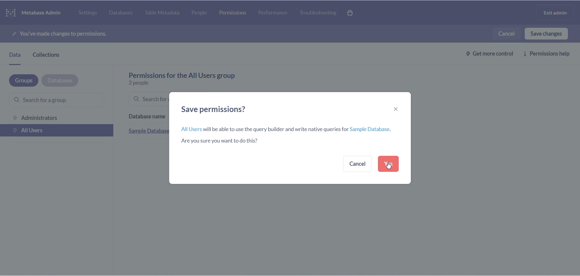 This screenshot has width=580, height=276. I want to click on sample database, so click(147, 131).